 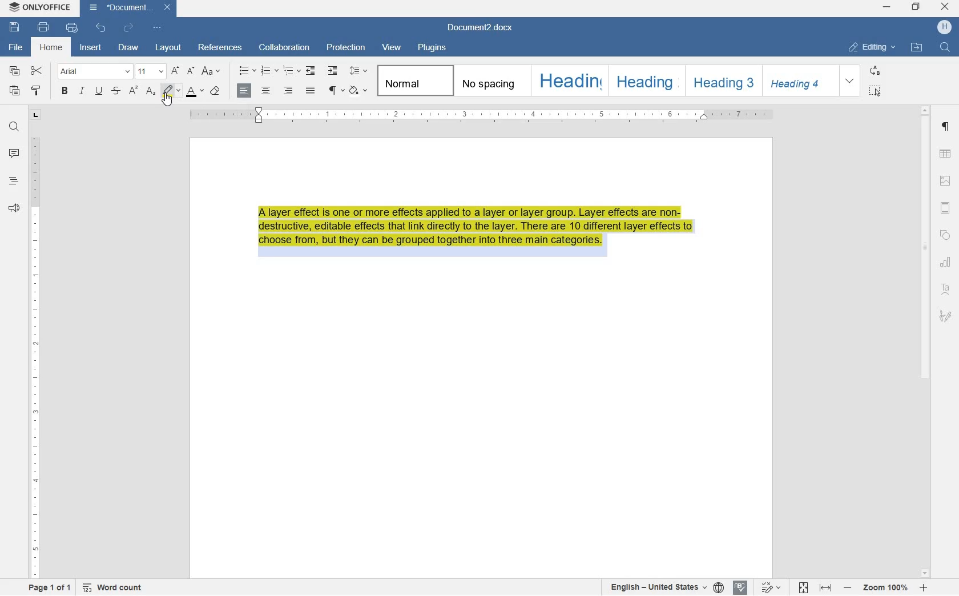 I want to click on text art, so click(x=945, y=289).